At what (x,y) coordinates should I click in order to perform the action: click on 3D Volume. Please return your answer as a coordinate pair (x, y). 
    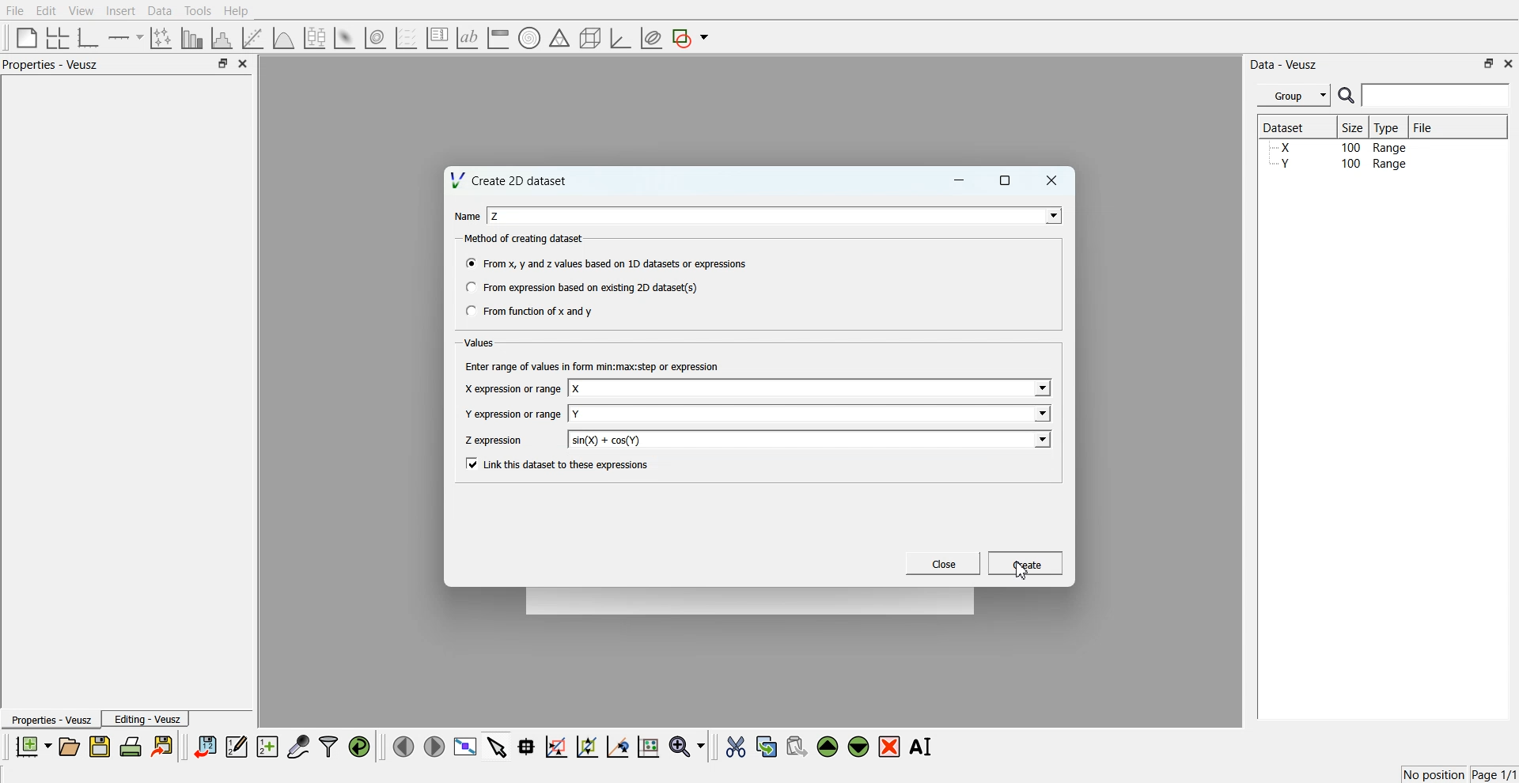
    Looking at the image, I should click on (375, 38).